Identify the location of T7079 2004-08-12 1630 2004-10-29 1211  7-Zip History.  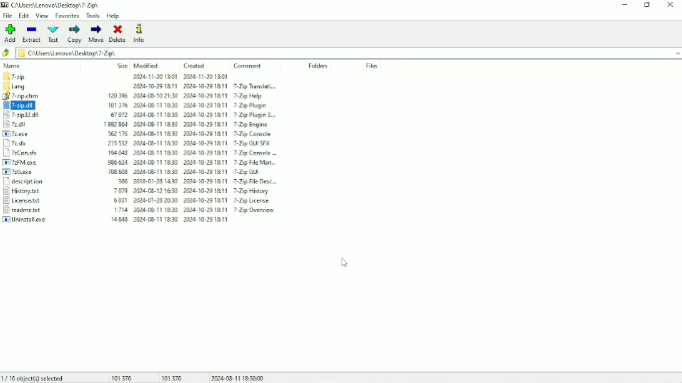
(190, 190).